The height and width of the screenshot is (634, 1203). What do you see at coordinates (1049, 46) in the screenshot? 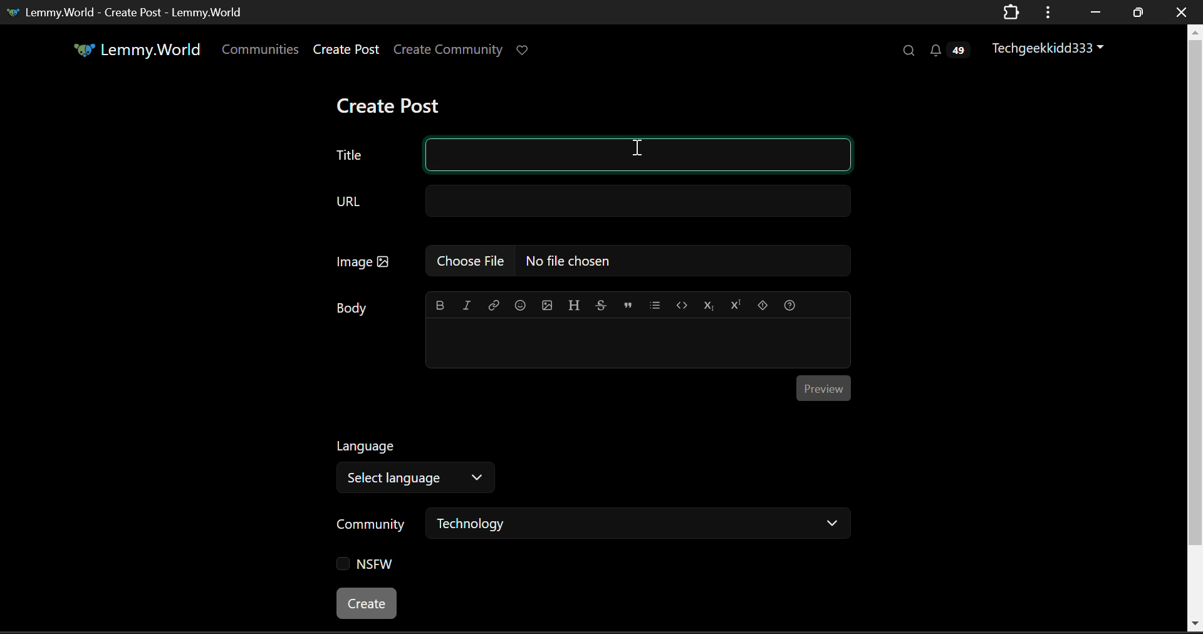
I see `Techgeekkidd333` at bounding box center [1049, 46].